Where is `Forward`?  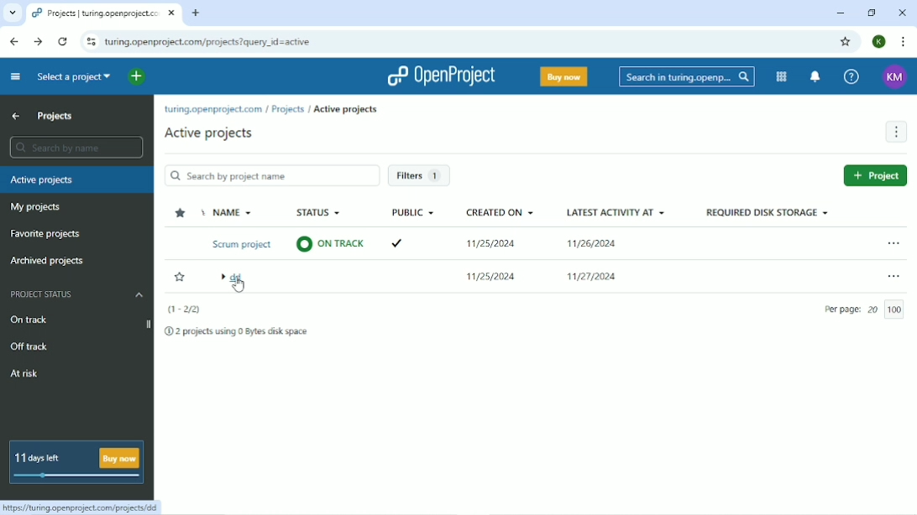 Forward is located at coordinates (38, 41).